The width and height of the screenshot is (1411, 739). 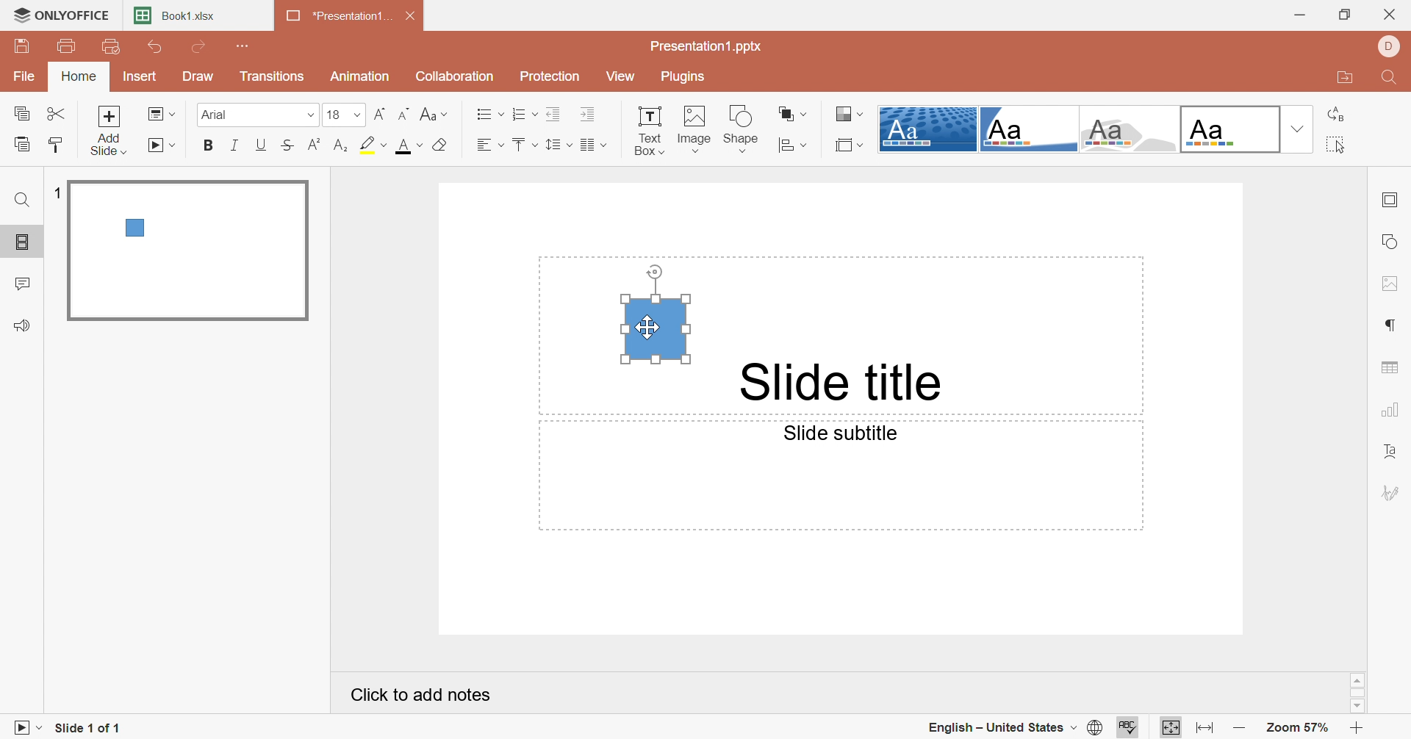 I want to click on Bold, so click(x=212, y=145).